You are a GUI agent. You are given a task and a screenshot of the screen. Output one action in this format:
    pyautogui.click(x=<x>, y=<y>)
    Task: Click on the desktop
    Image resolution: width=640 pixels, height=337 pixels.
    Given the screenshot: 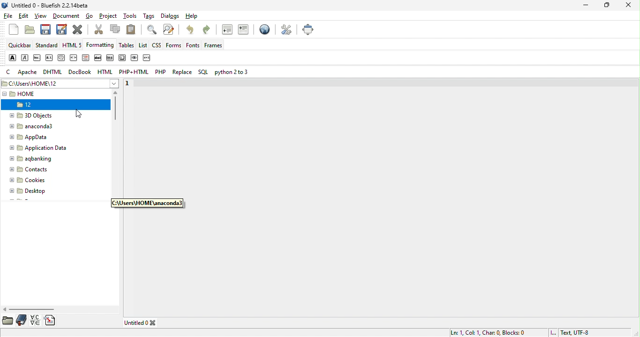 What is the action you would take?
    pyautogui.click(x=31, y=190)
    